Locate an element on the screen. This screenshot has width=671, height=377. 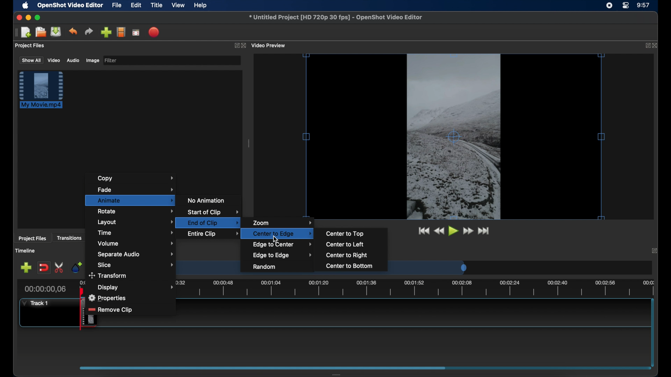
import files is located at coordinates (106, 32).